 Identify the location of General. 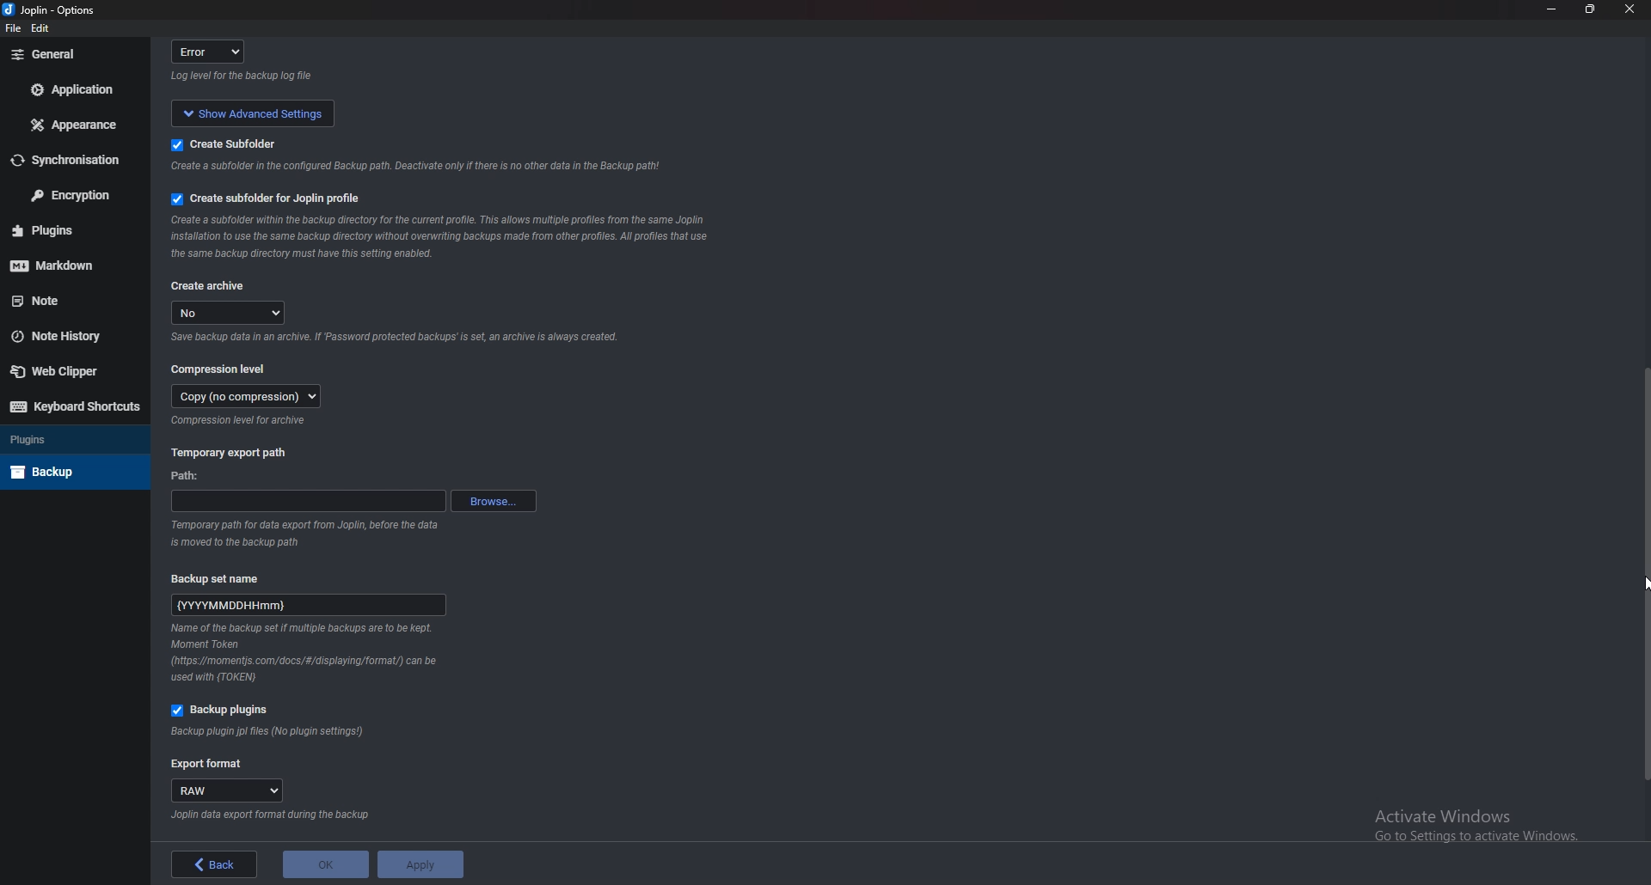
(71, 54).